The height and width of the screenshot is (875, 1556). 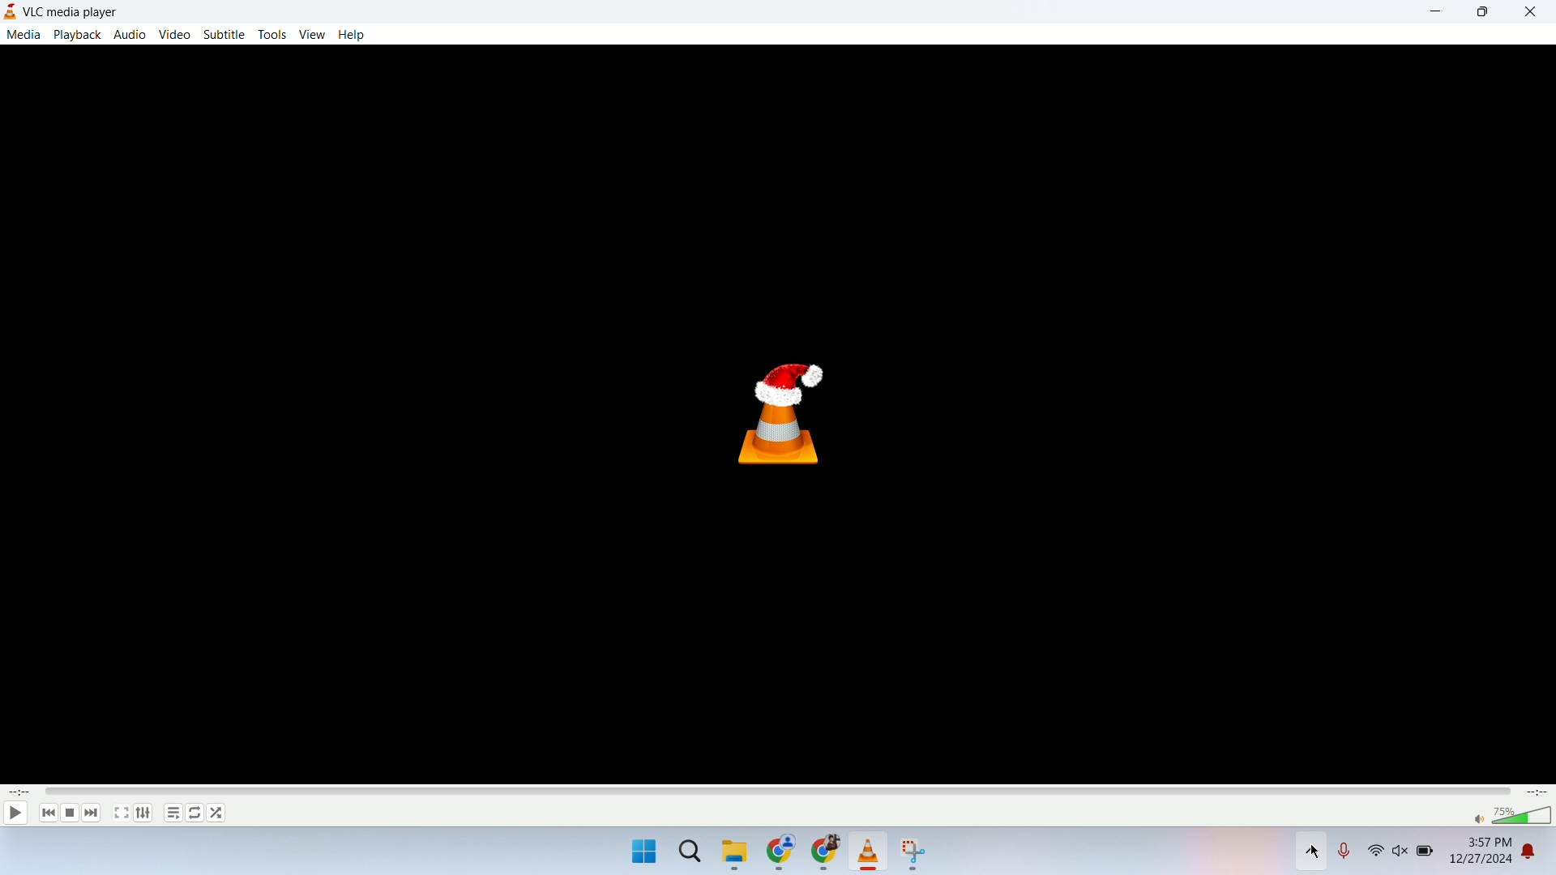 I want to click on application icon, so click(x=11, y=11).